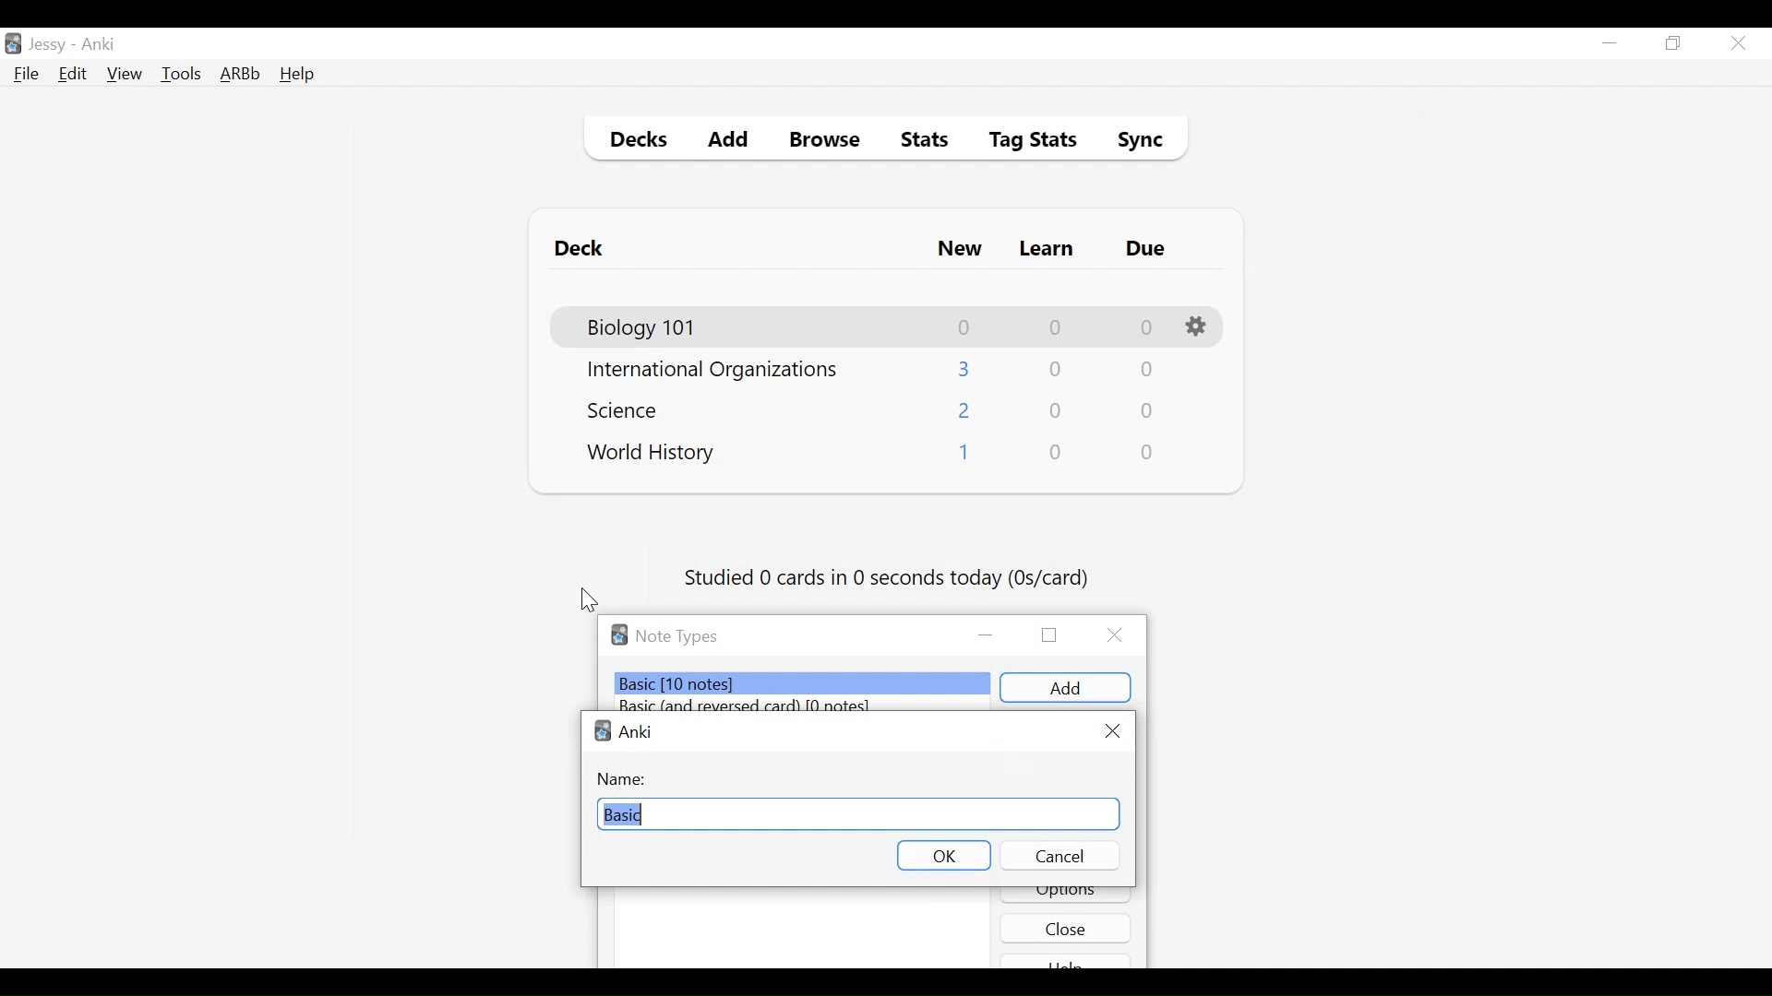  What do you see at coordinates (1049, 634) in the screenshot?
I see `Restore` at bounding box center [1049, 634].